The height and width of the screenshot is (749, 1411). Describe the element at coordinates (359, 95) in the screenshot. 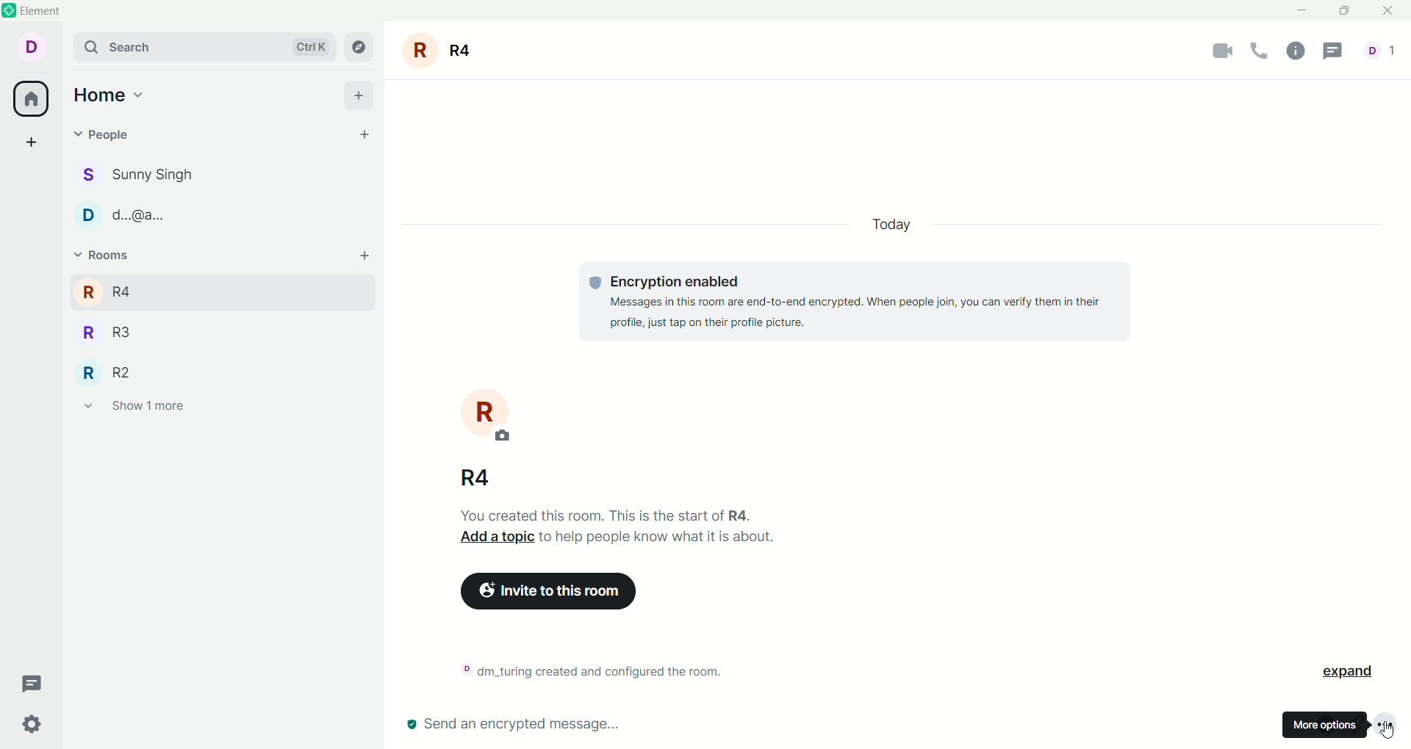

I see `add` at that location.